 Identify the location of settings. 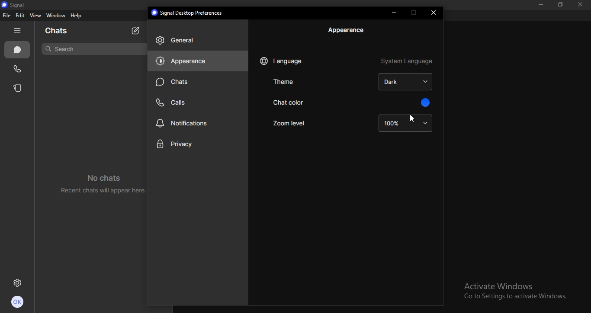
(18, 284).